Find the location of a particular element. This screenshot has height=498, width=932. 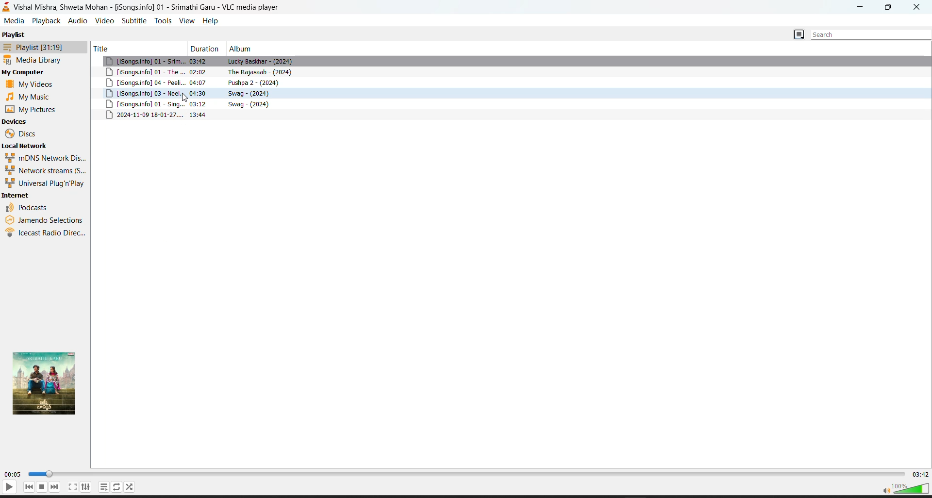

icecast is located at coordinates (46, 234).